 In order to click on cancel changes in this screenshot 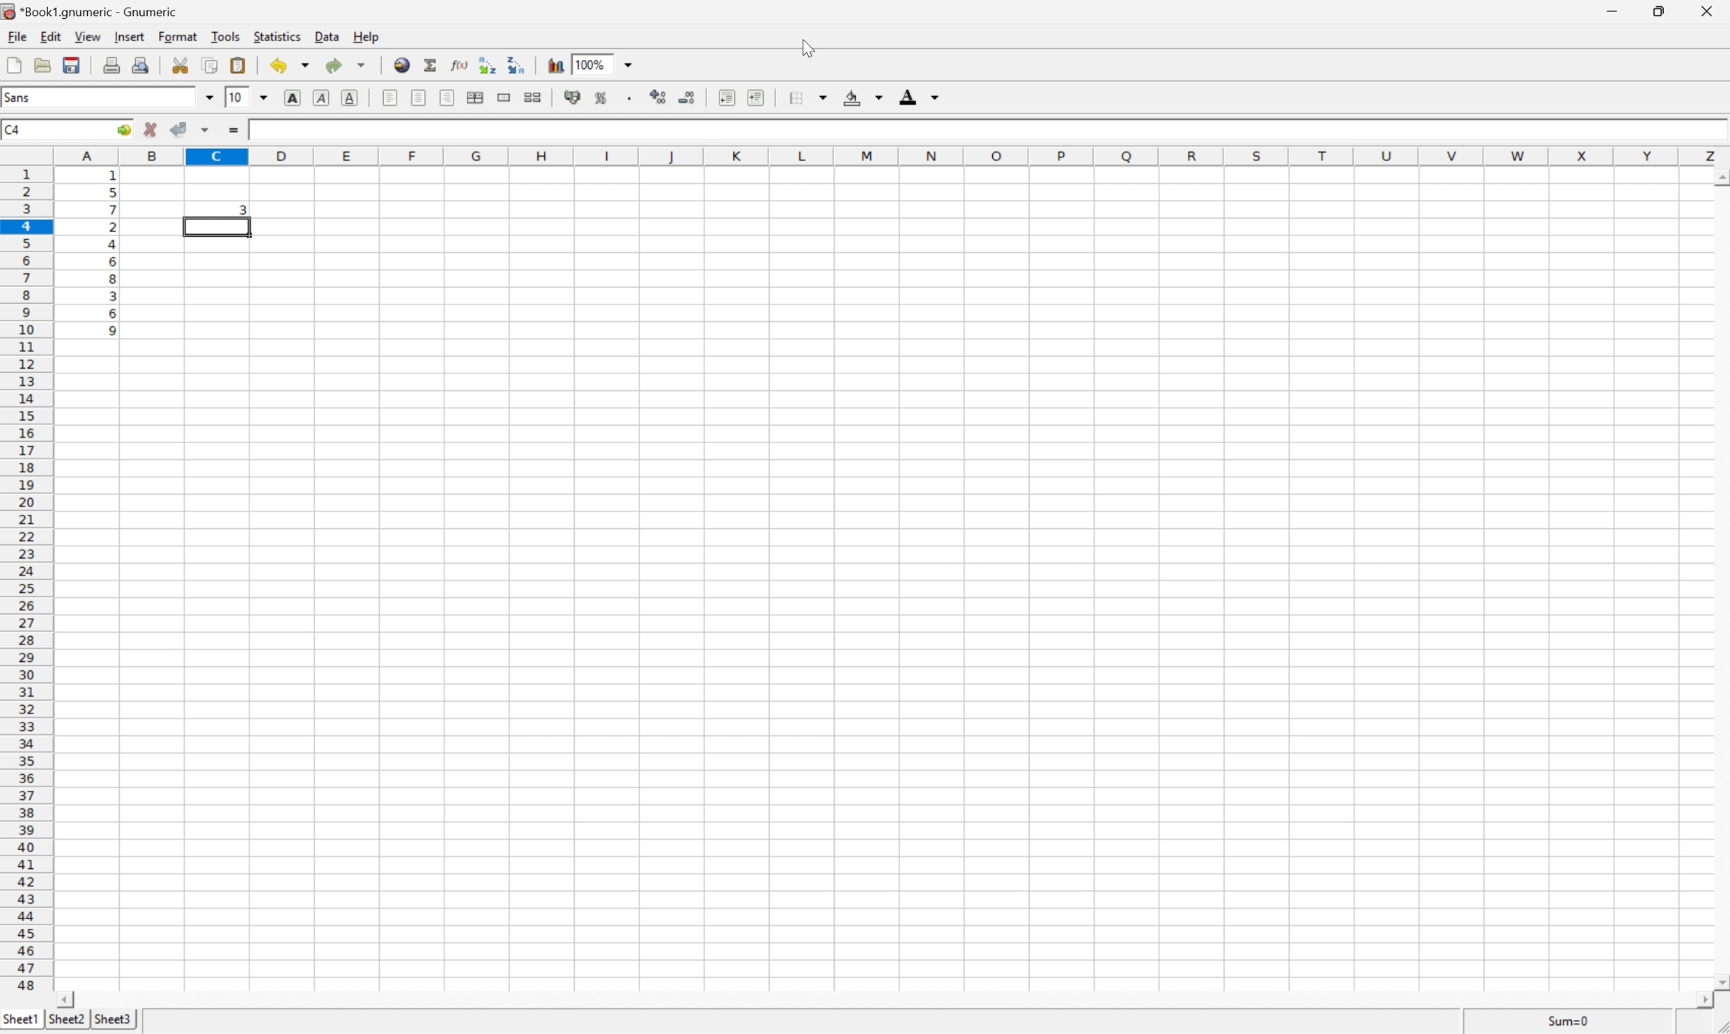, I will do `click(150, 128)`.